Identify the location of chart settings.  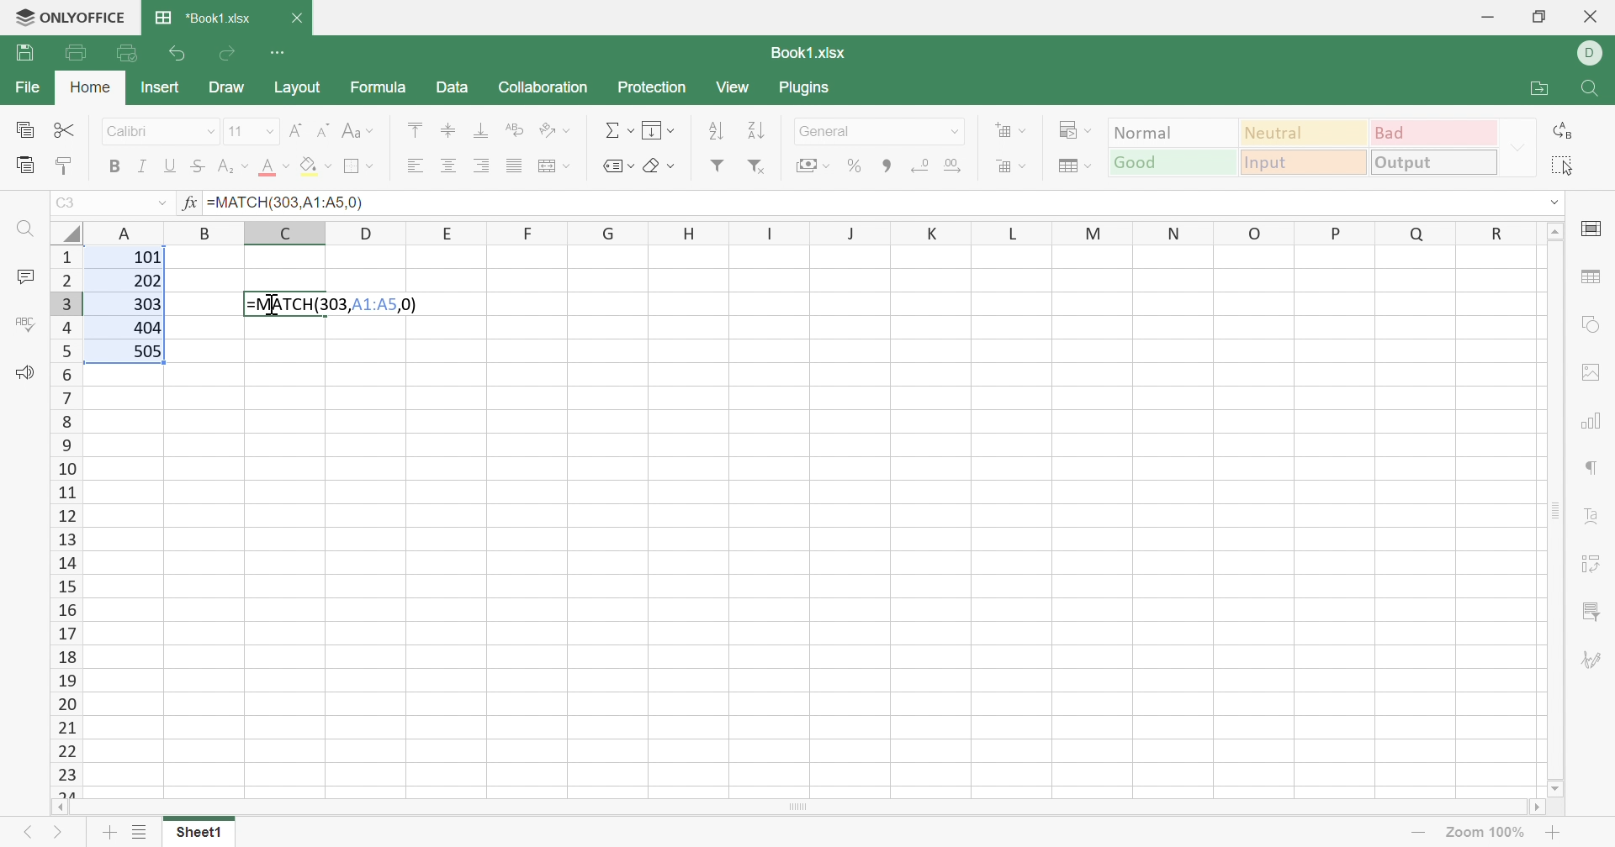
(1596, 423).